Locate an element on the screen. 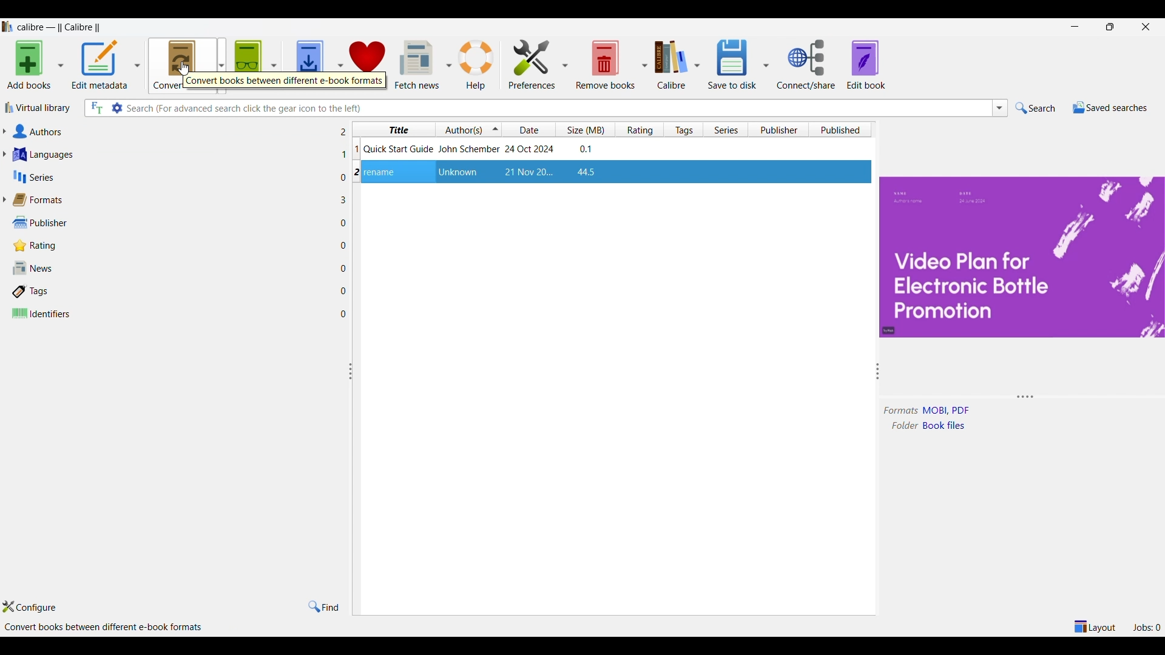 The width and height of the screenshot is (1165, 655). Size column is located at coordinates (585, 129).